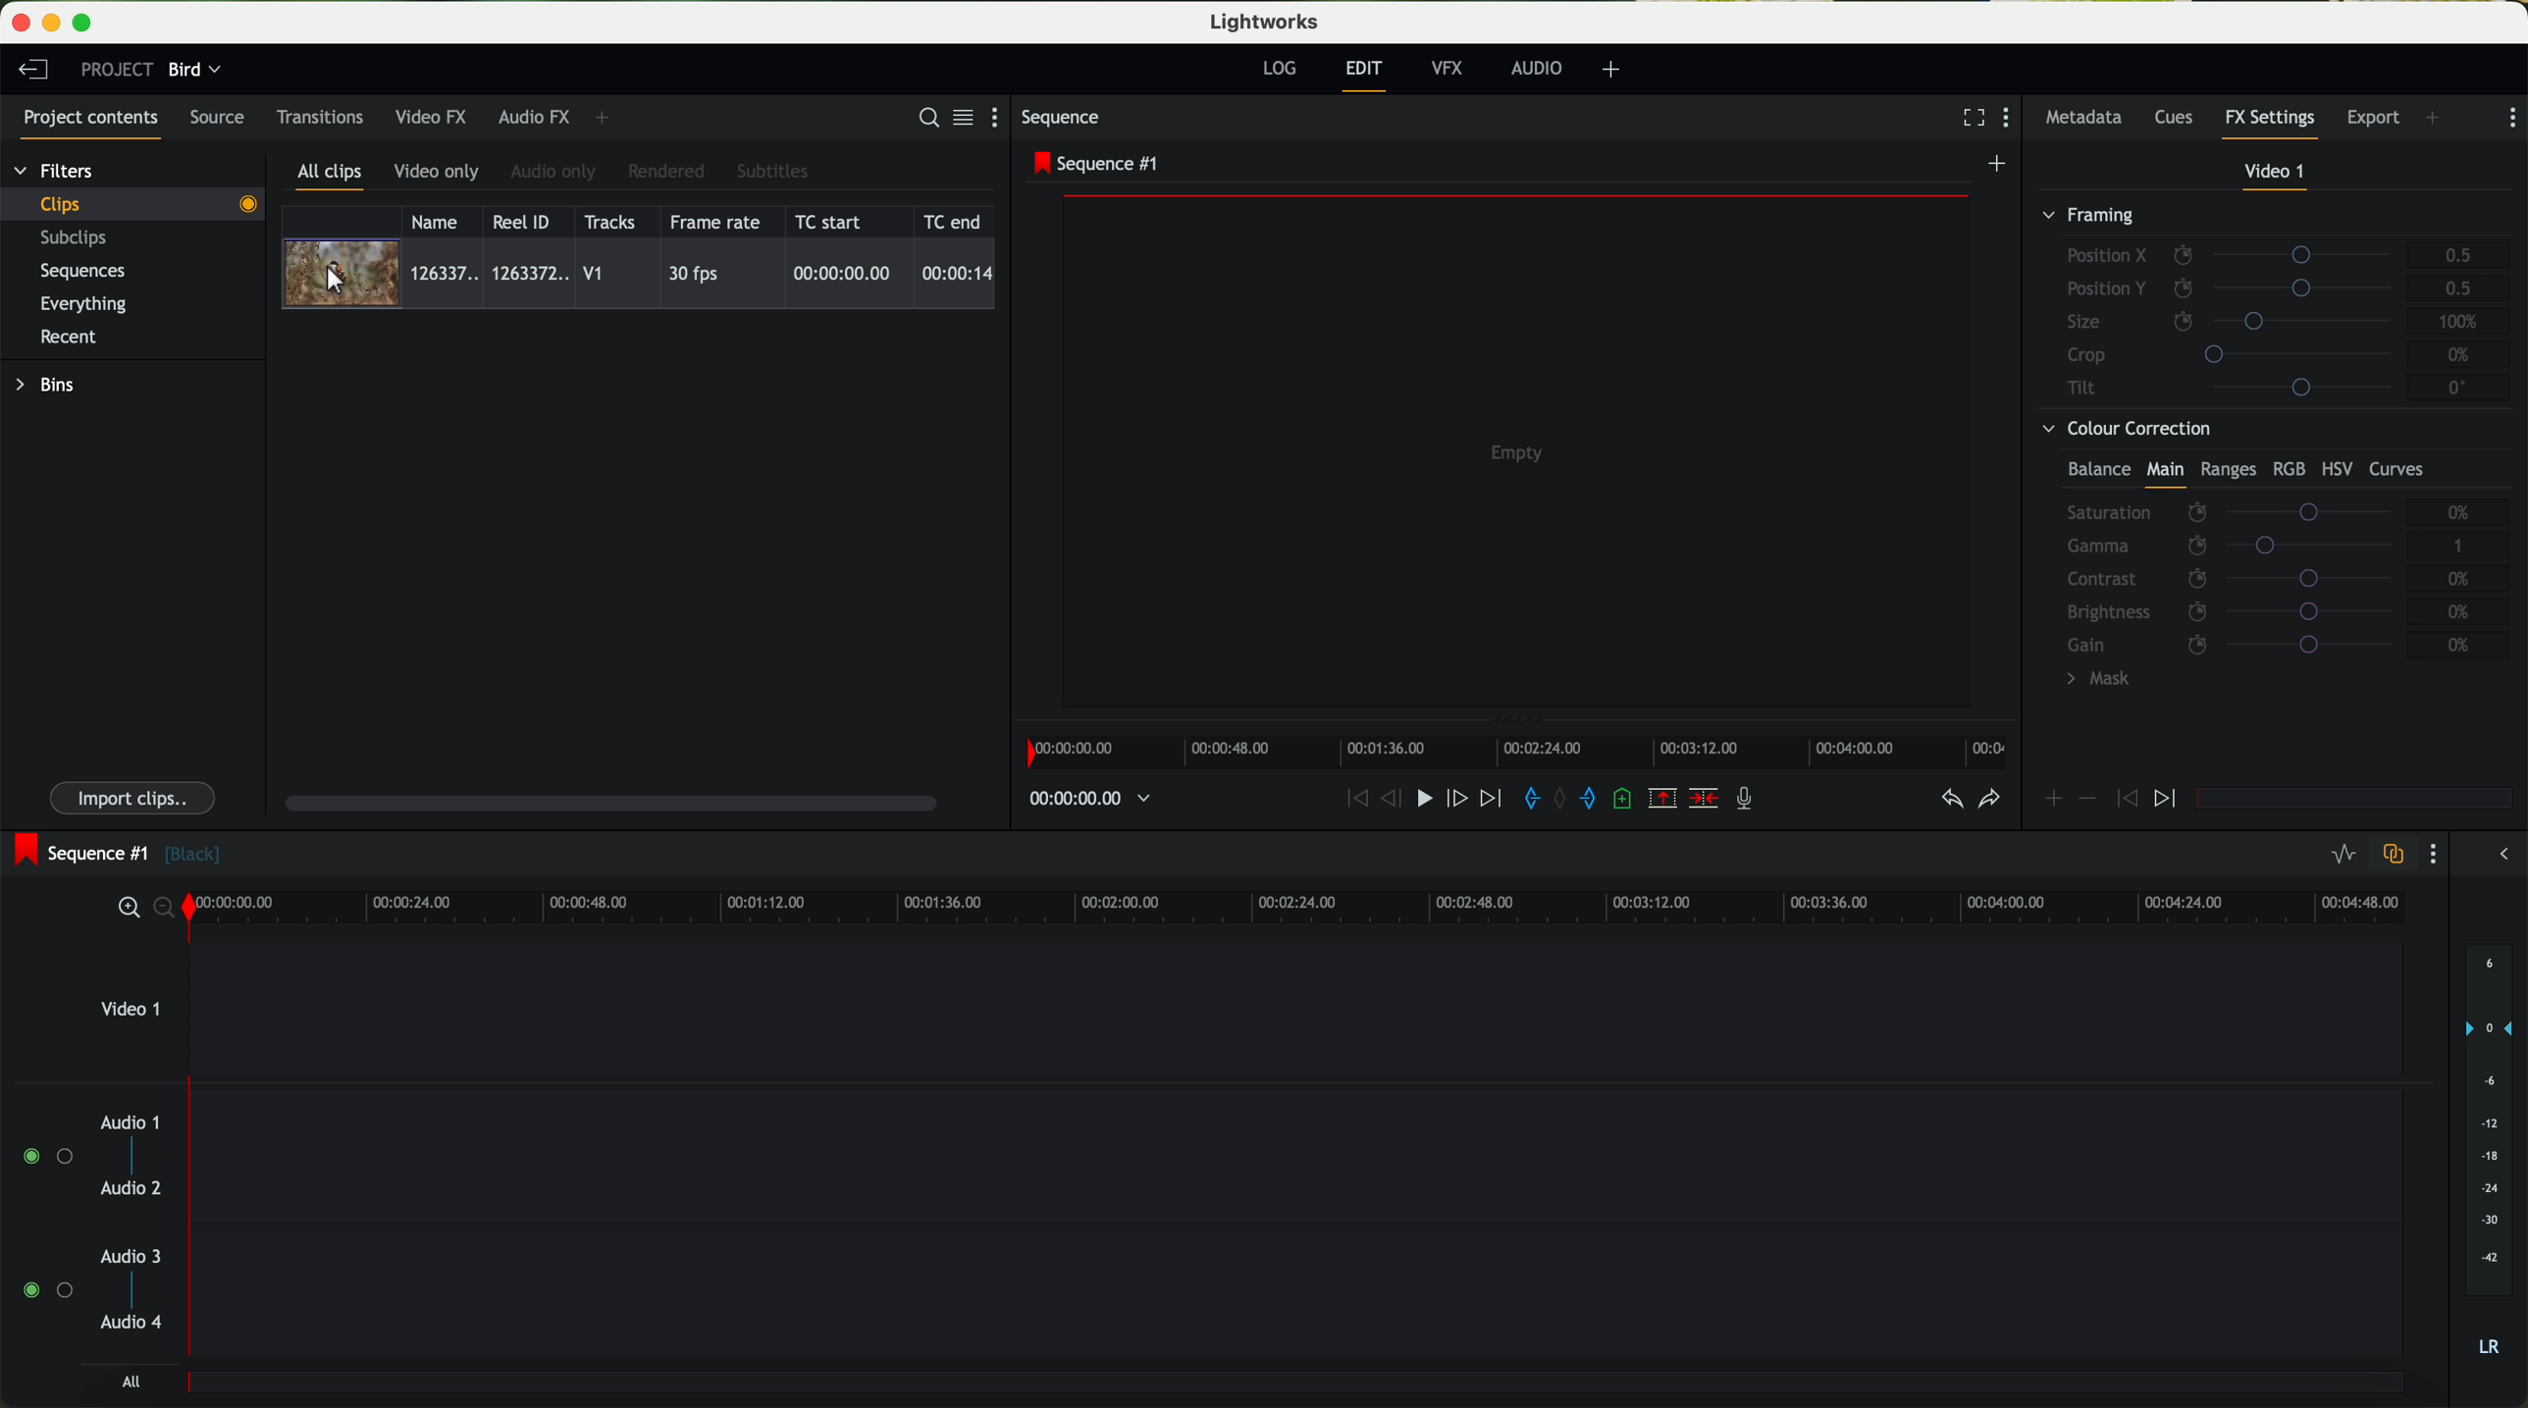  I want to click on subclips, so click(79, 239).